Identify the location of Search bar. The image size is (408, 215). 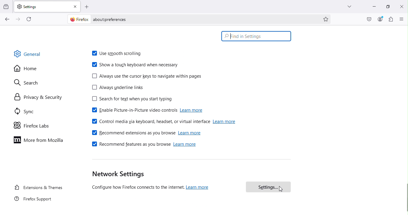
(256, 36).